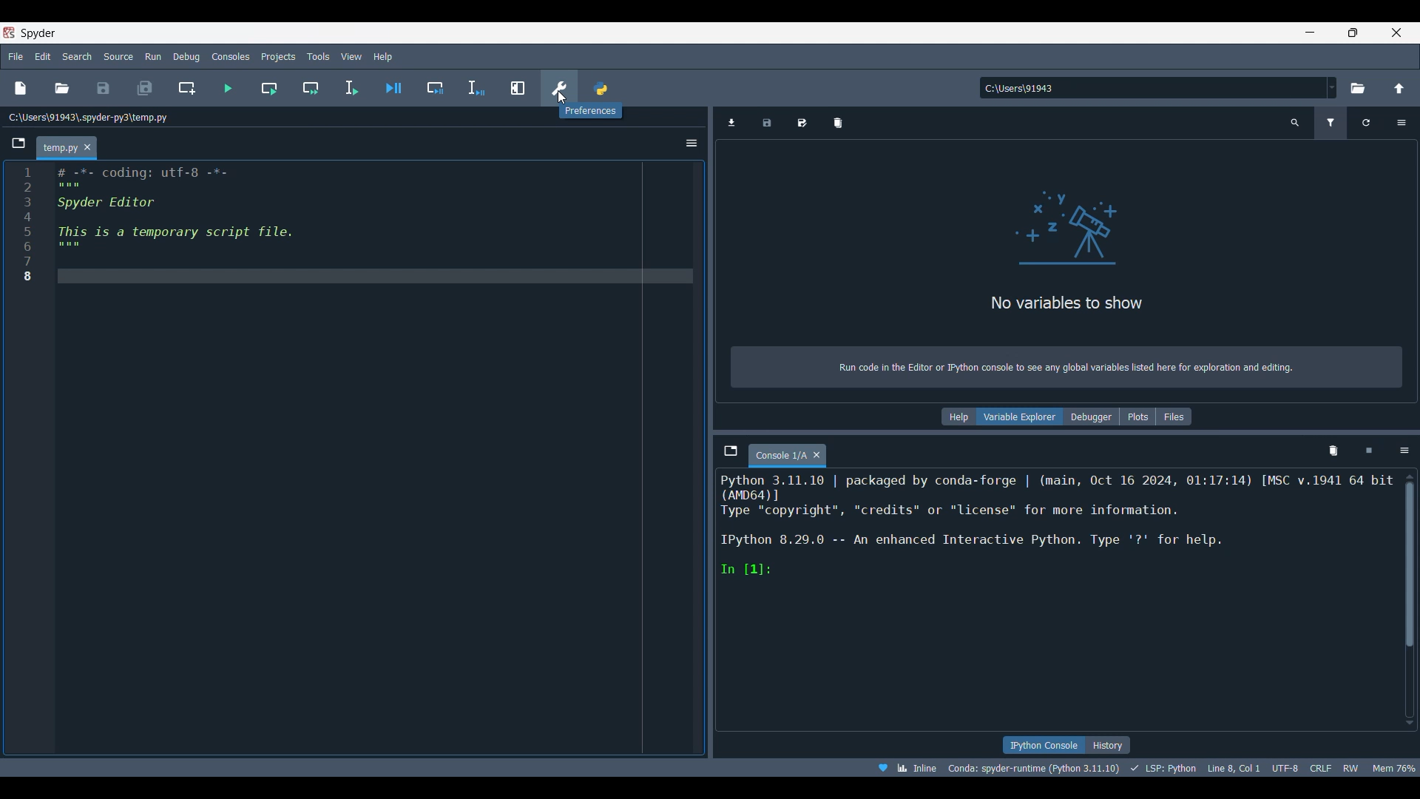 The width and height of the screenshot is (1420, 799). I want to click on memory usage, so click(1396, 767).